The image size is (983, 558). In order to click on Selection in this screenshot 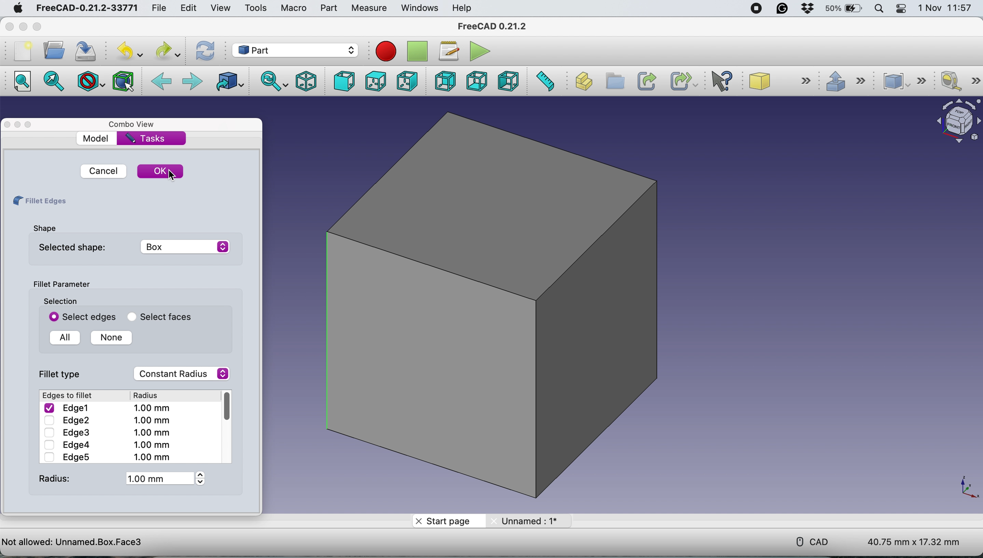, I will do `click(60, 301)`.